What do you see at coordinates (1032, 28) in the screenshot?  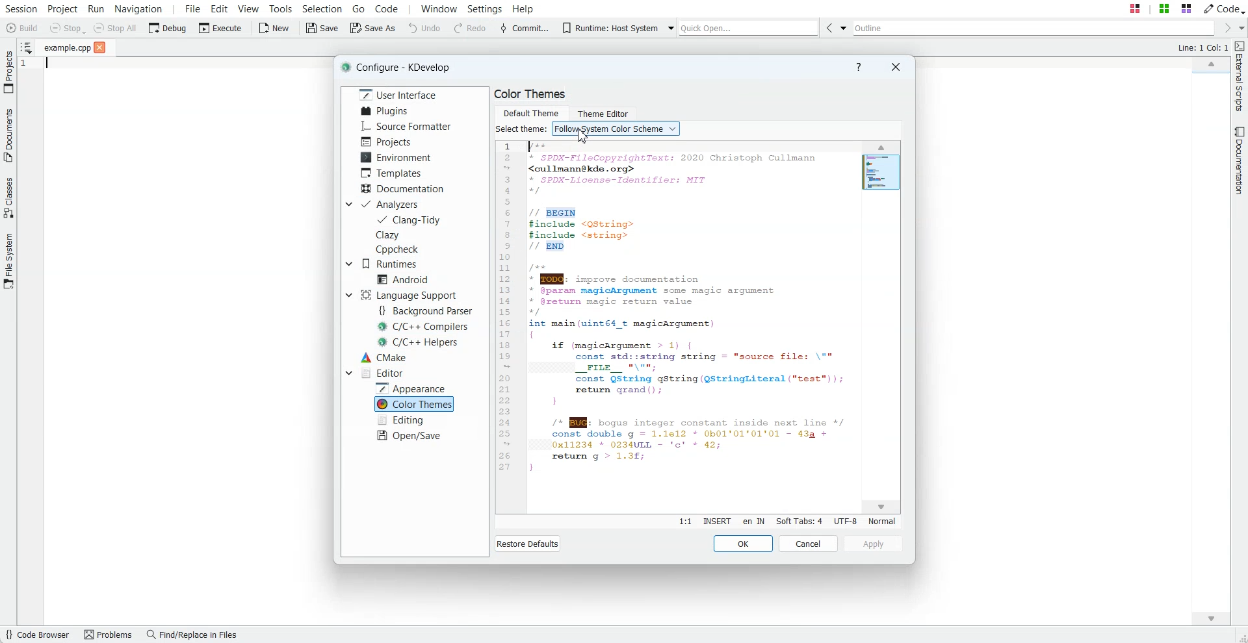 I see `Outline` at bounding box center [1032, 28].